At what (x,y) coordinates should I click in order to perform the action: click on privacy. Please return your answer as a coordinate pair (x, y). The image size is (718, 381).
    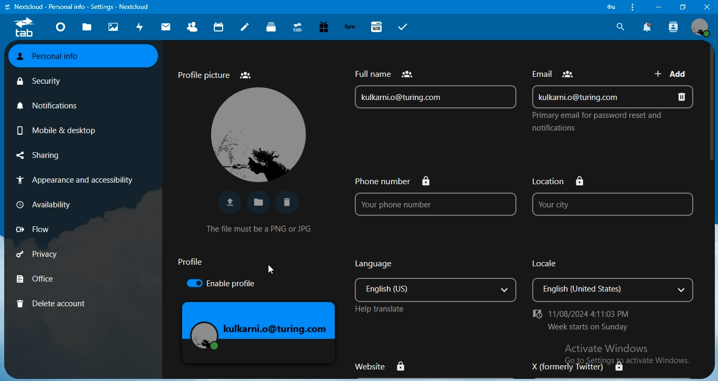
    Looking at the image, I should click on (40, 255).